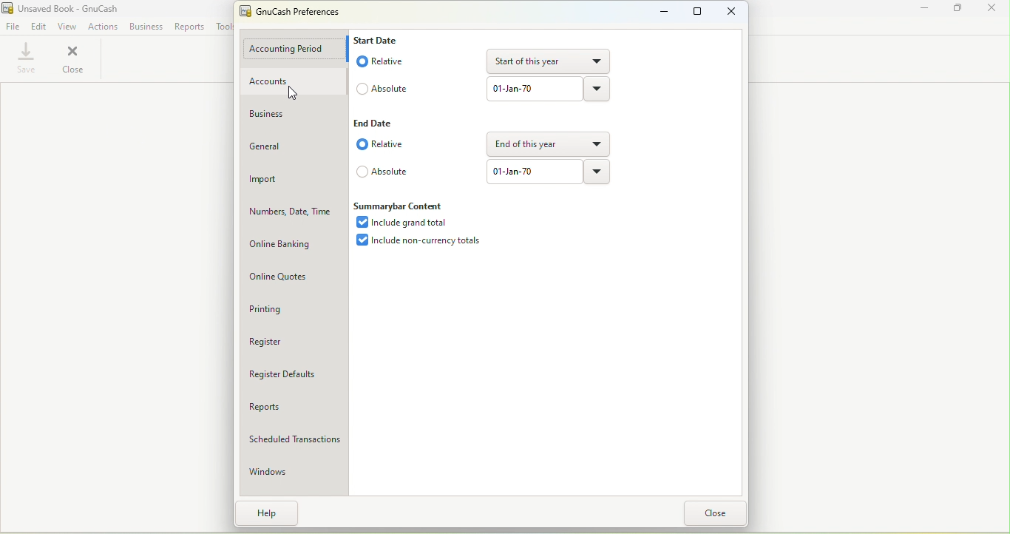 This screenshot has width=1010, height=534. Describe the element at coordinates (379, 38) in the screenshot. I see `Start date` at that location.